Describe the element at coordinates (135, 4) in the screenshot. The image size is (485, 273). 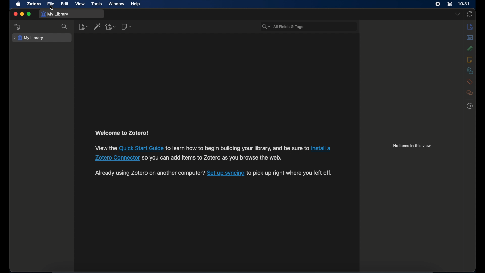
I see `help` at that location.